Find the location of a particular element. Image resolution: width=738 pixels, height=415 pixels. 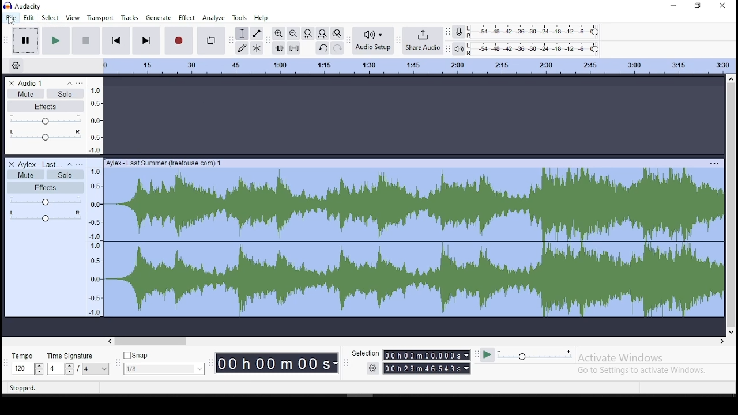

scroll bar is located at coordinates (731, 205).